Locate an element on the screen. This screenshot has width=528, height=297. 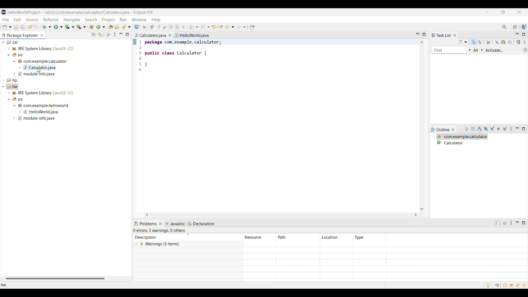
Previous annotation options is located at coordinates (205, 27).